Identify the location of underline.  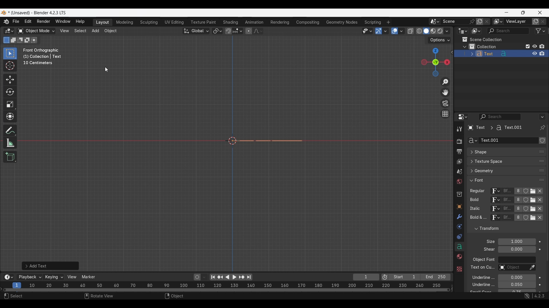
(479, 285).